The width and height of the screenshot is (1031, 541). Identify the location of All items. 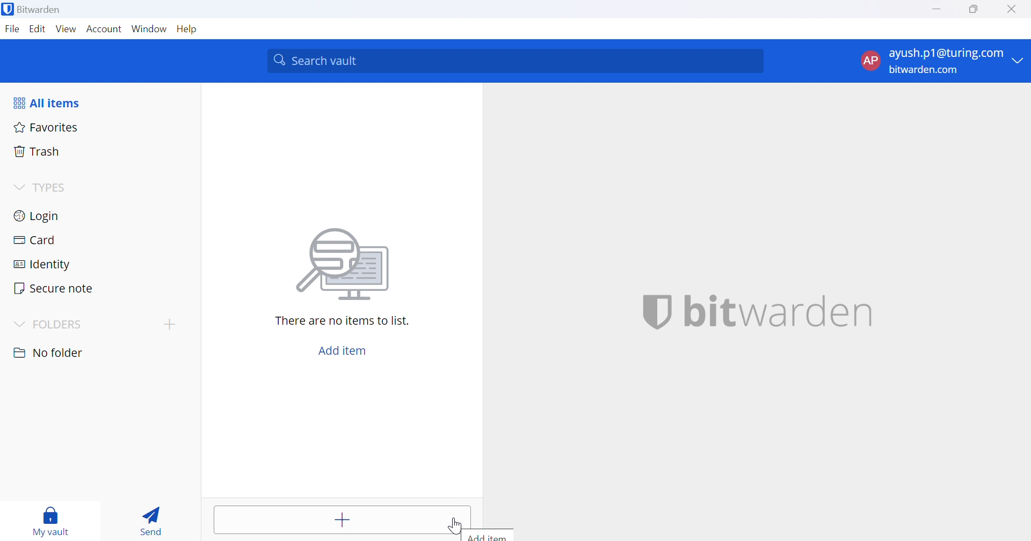
(49, 101).